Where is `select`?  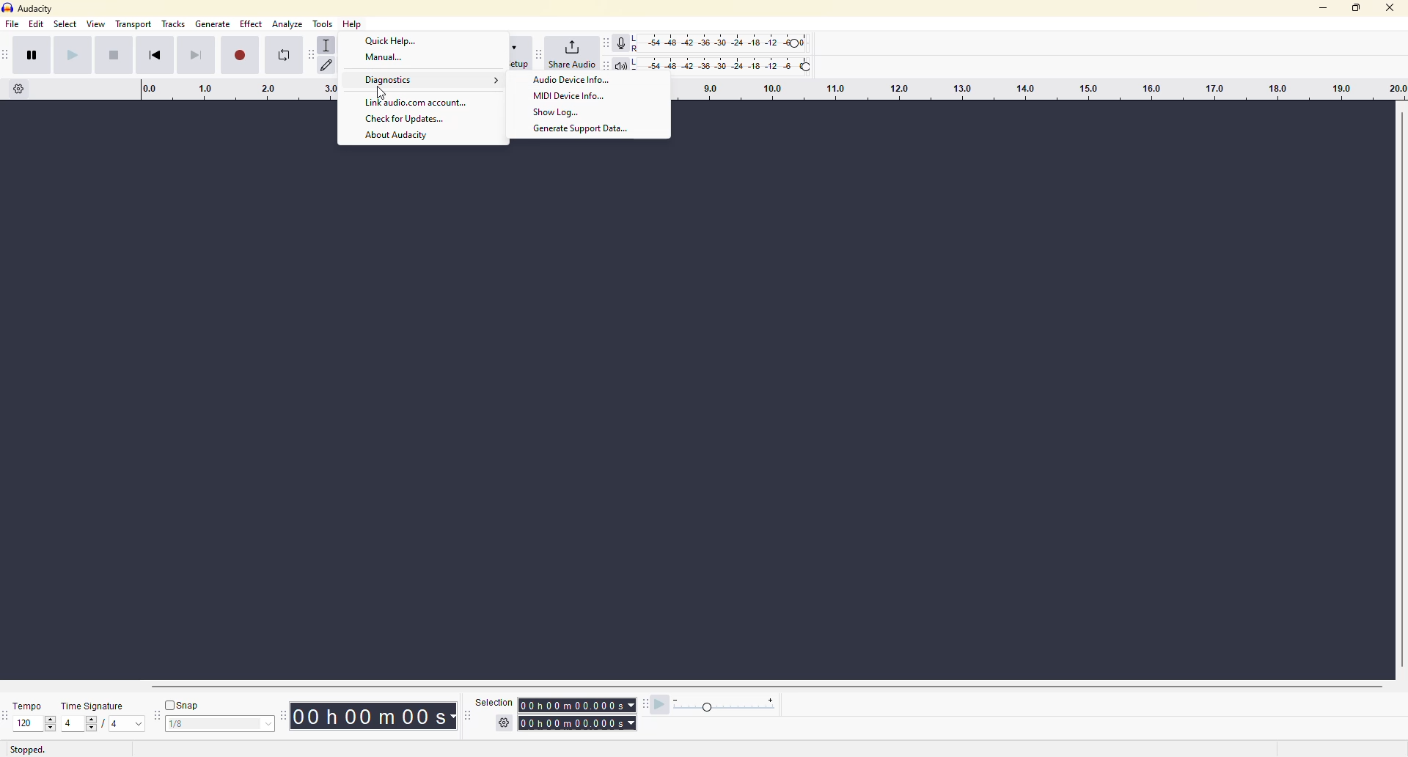 select is located at coordinates (64, 26).